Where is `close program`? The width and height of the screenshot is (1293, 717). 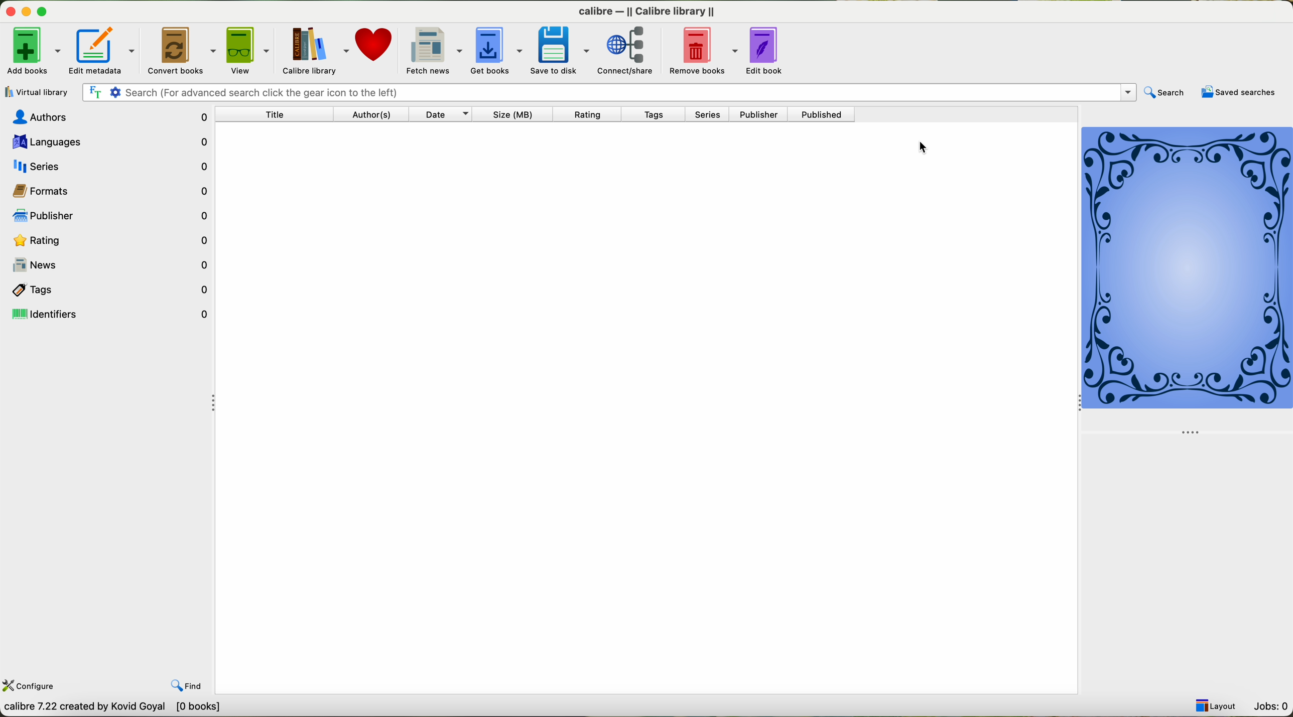
close program is located at coordinates (10, 11).